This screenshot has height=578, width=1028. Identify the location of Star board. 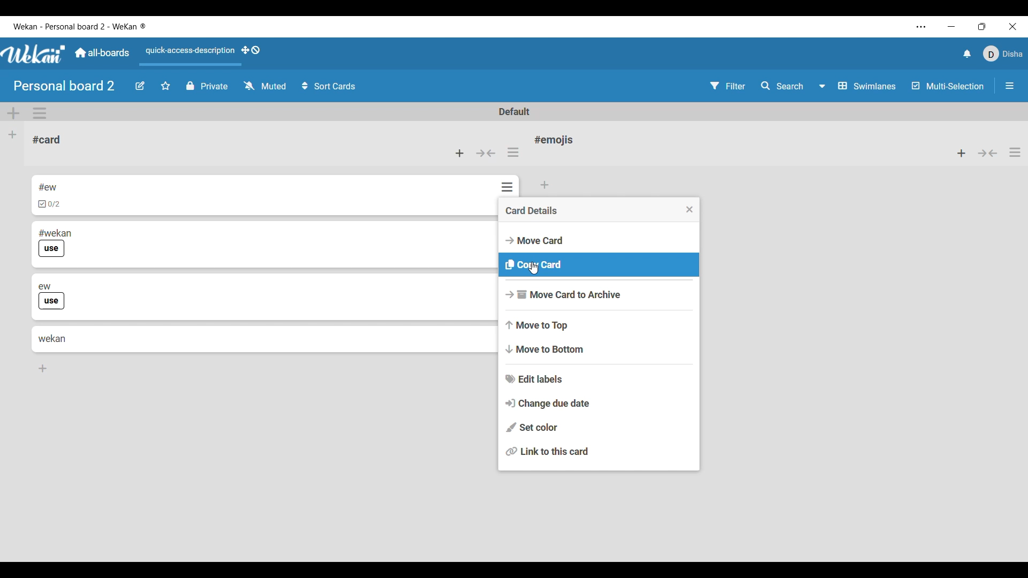
(165, 86).